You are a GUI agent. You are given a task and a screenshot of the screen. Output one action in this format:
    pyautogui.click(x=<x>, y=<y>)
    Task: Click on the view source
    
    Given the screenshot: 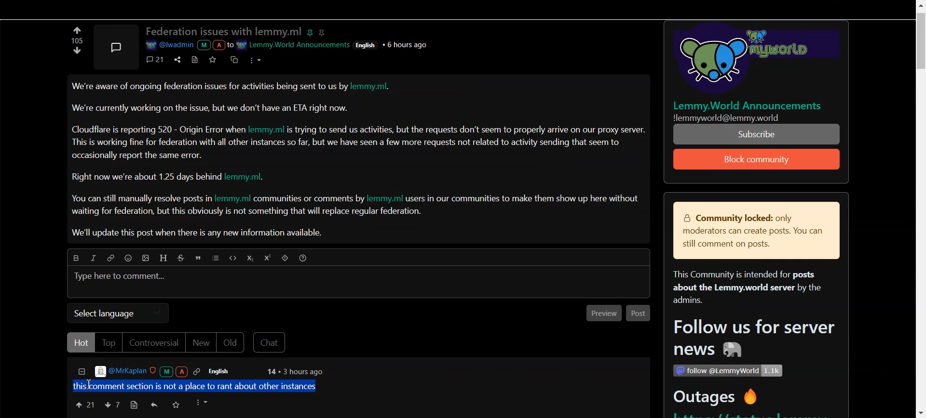 What is the action you would take?
    pyautogui.click(x=134, y=405)
    